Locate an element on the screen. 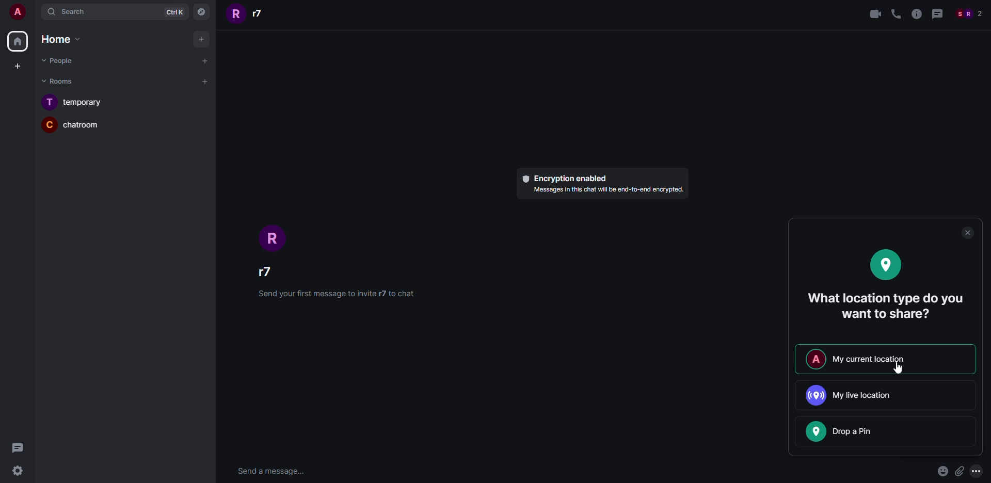  close is located at coordinates (967, 233).